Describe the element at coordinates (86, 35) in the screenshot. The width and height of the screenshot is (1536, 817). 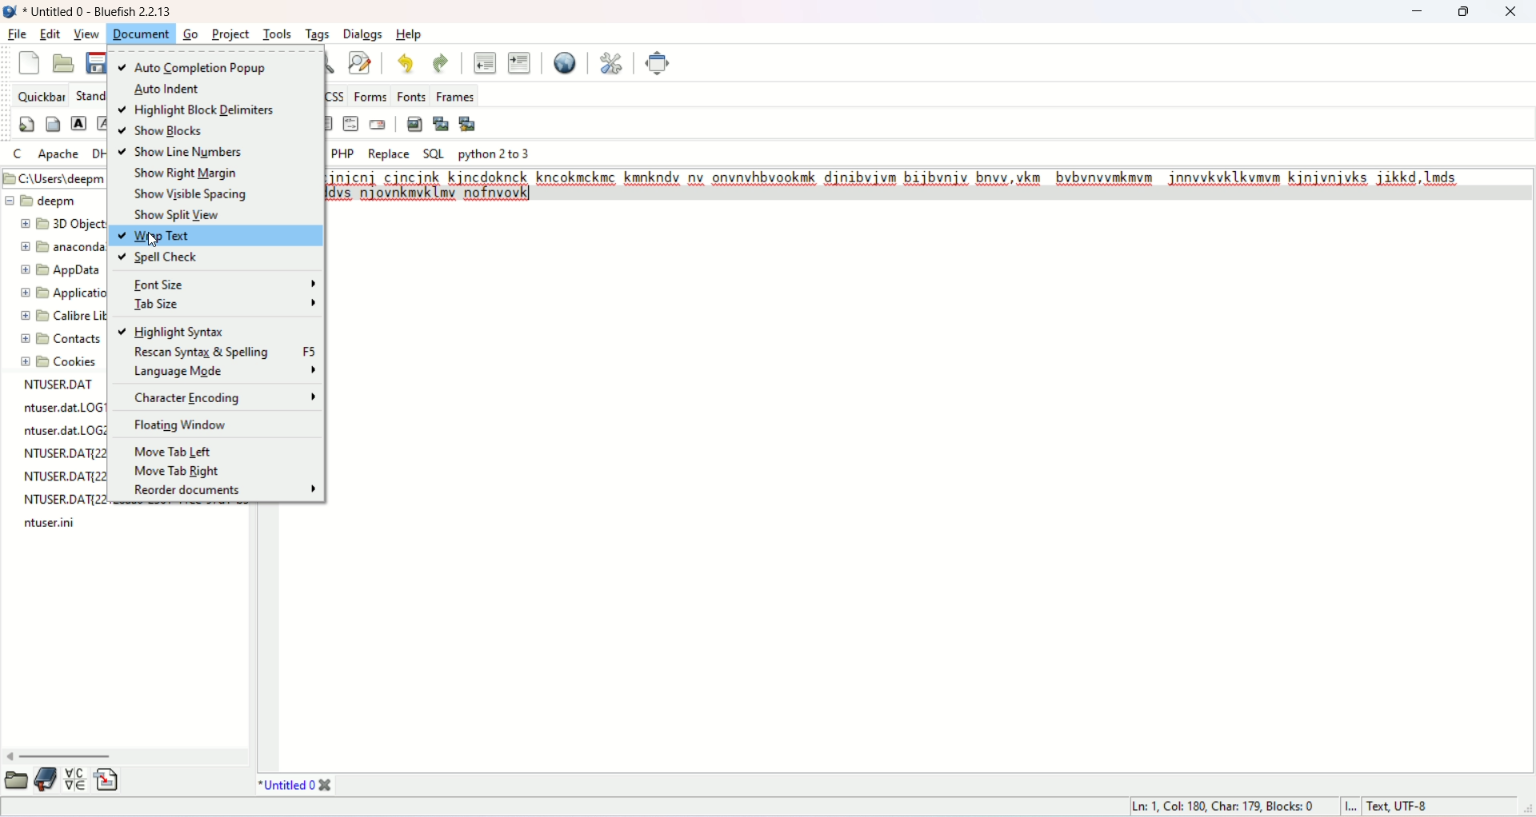
I see `View` at that location.